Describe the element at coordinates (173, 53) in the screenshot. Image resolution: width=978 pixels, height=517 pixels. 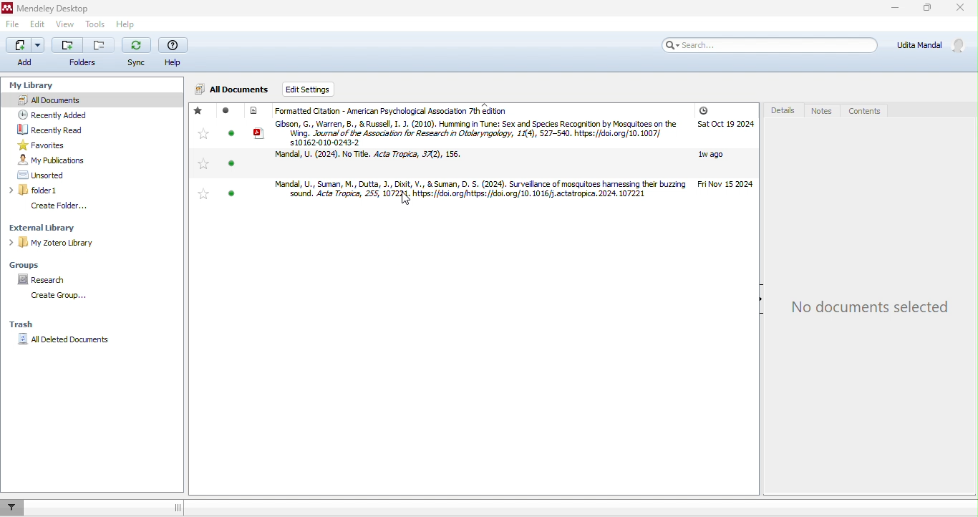
I see `help` at that location.